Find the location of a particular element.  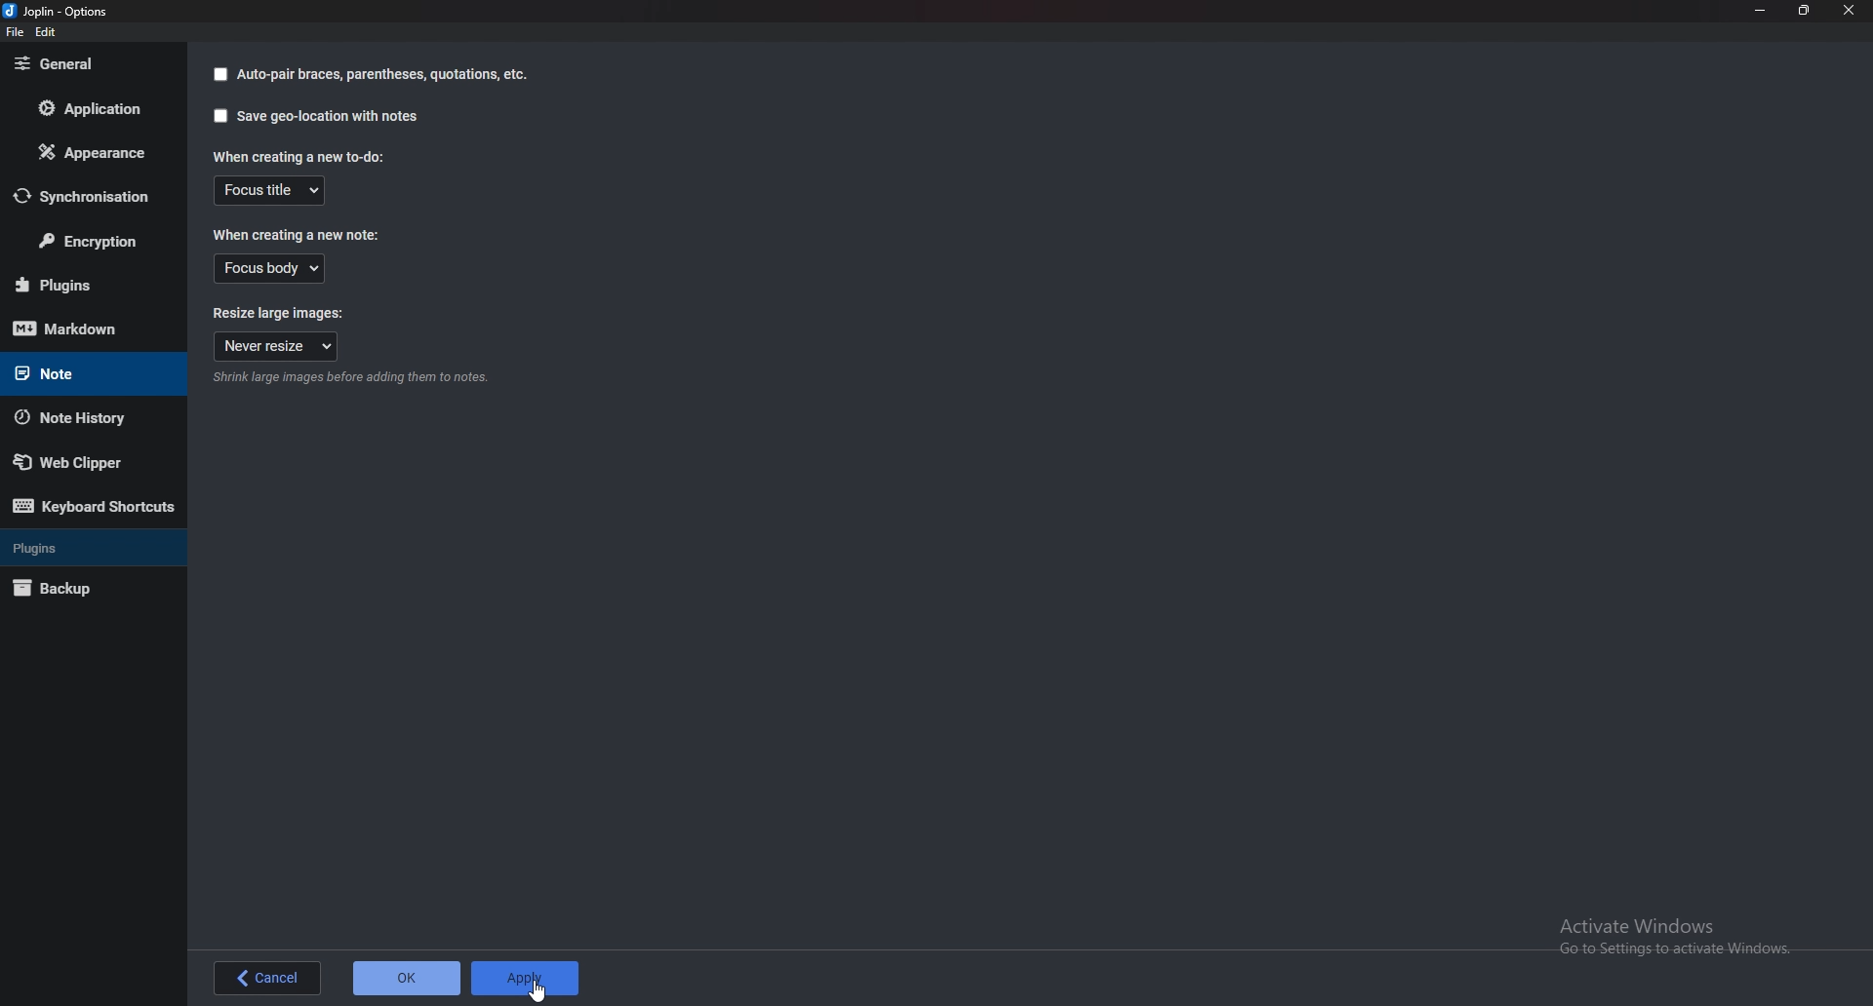

Plugins is located at coordinates (82, 285).